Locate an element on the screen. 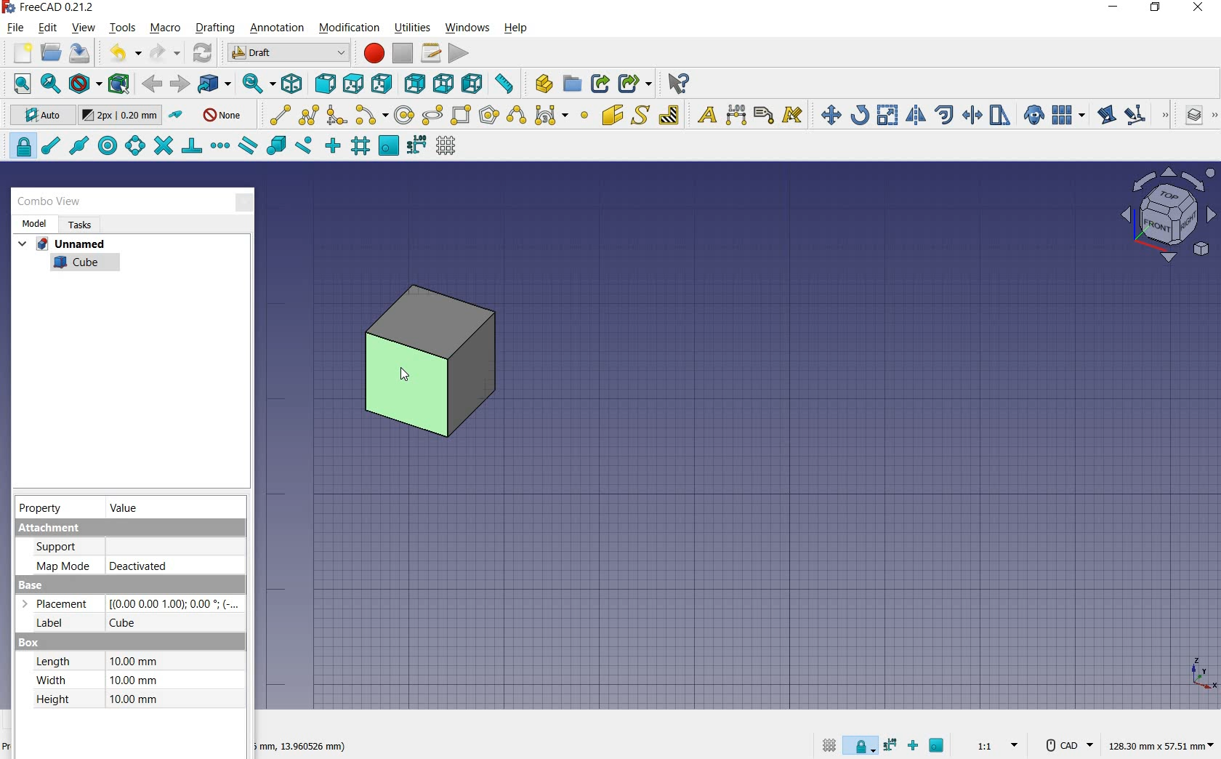  fit all is located at coordinates (17, 84).